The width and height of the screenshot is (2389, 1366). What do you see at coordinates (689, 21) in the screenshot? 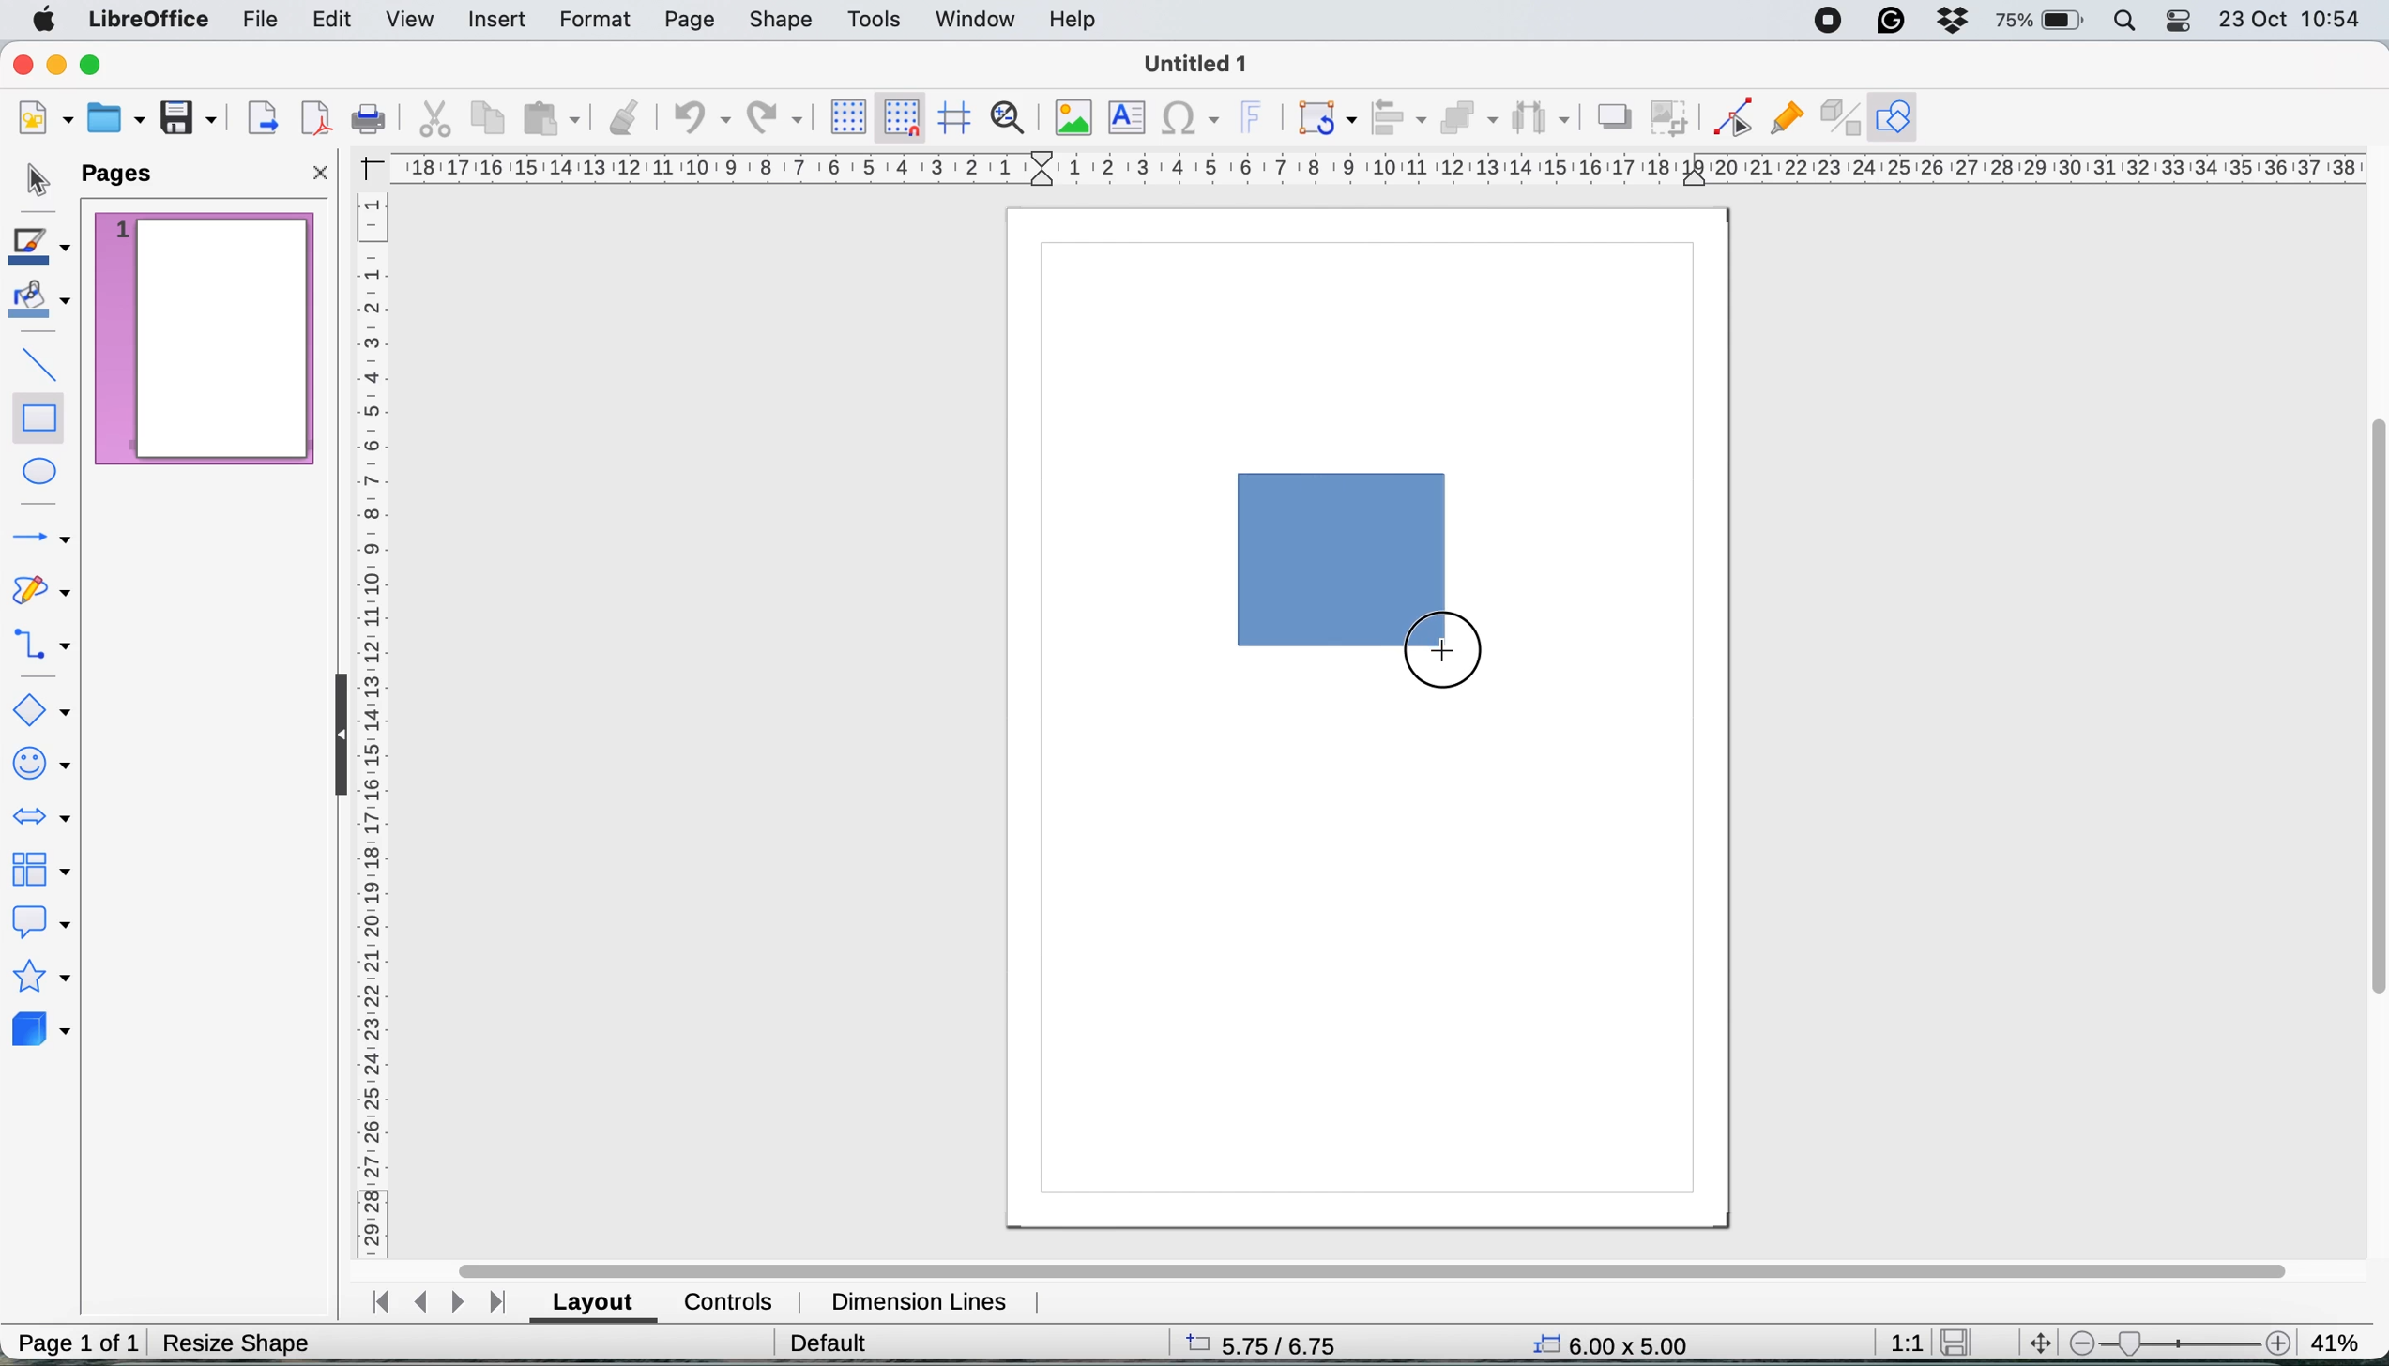
I see `page` at bounding box center [689, 21].